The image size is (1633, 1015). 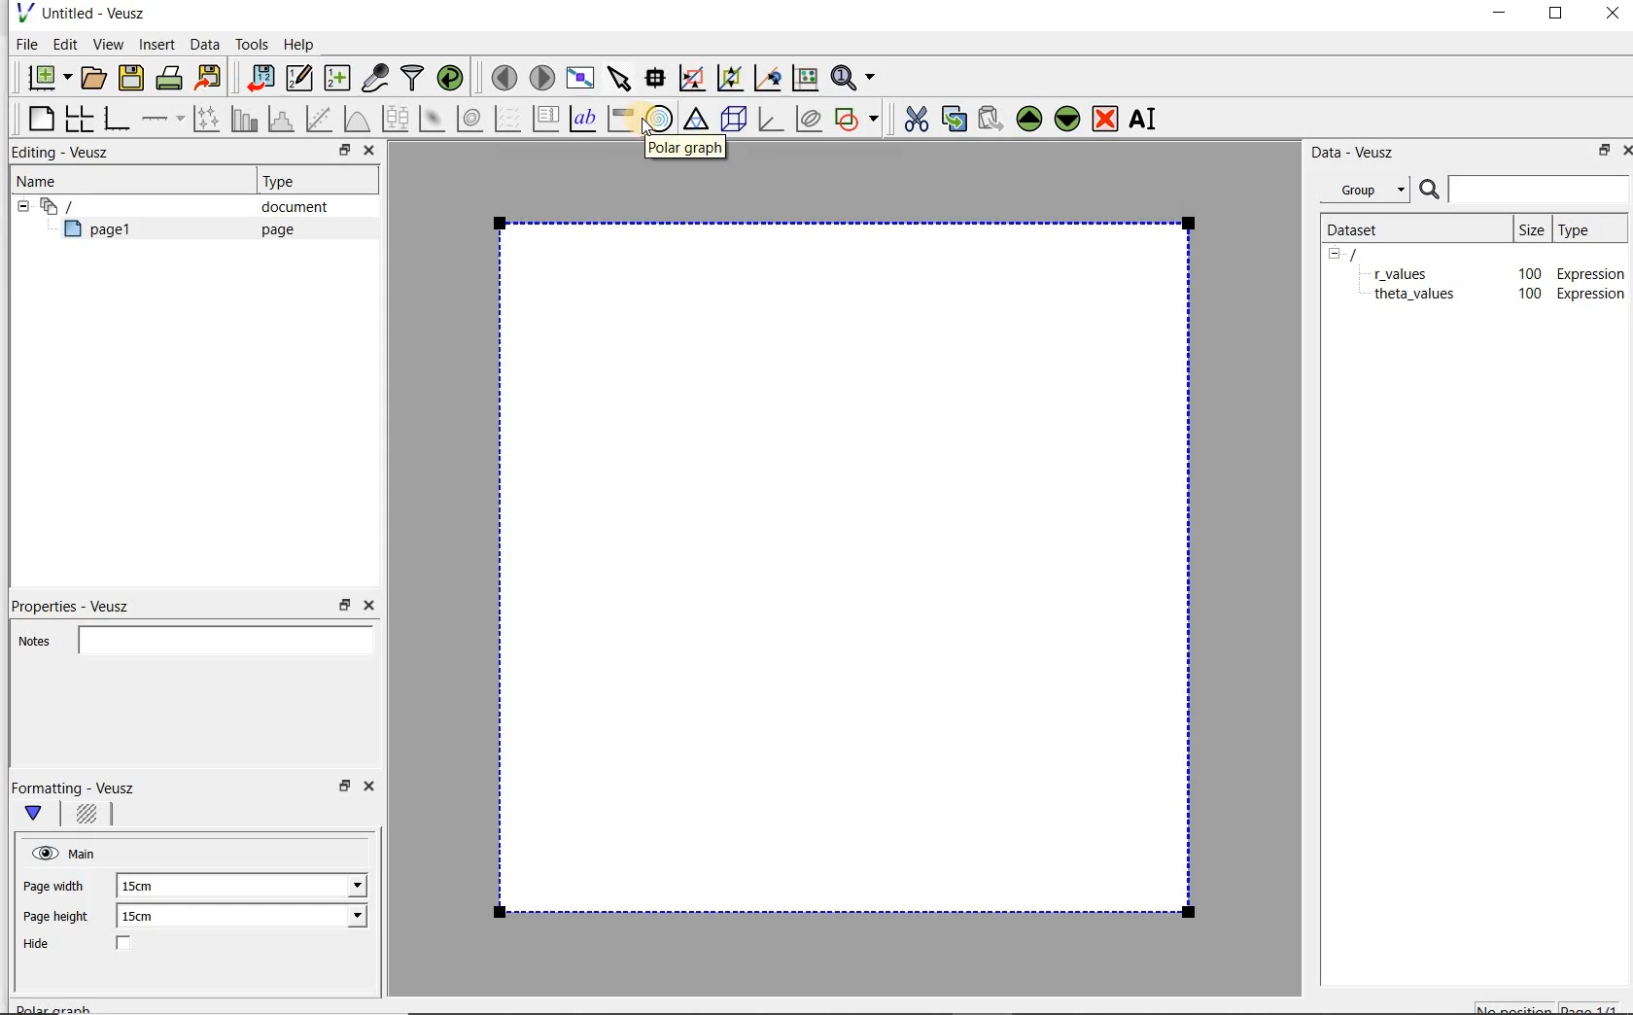 I want to click on Hide, so click(x=96, y=945).